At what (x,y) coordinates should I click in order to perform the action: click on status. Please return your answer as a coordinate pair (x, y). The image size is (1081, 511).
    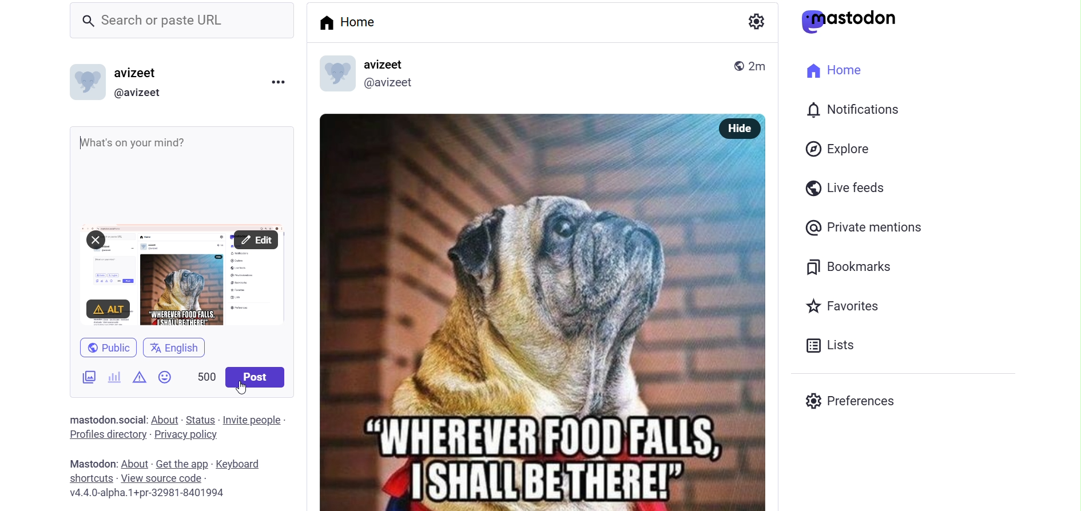
    Looking at the image, I should click on (199, 418).